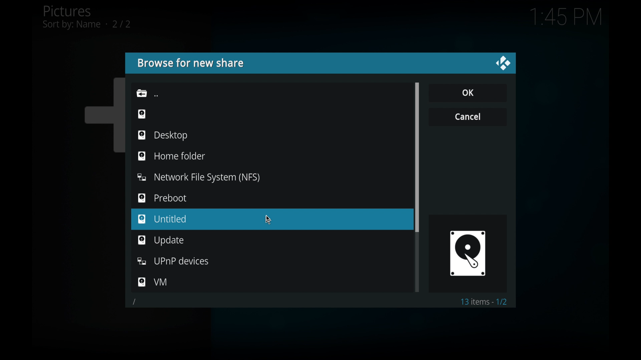 The image size is (641, 360). Describe the element at coordinates (503, 63) in the screenshot. I see `close` at that location.